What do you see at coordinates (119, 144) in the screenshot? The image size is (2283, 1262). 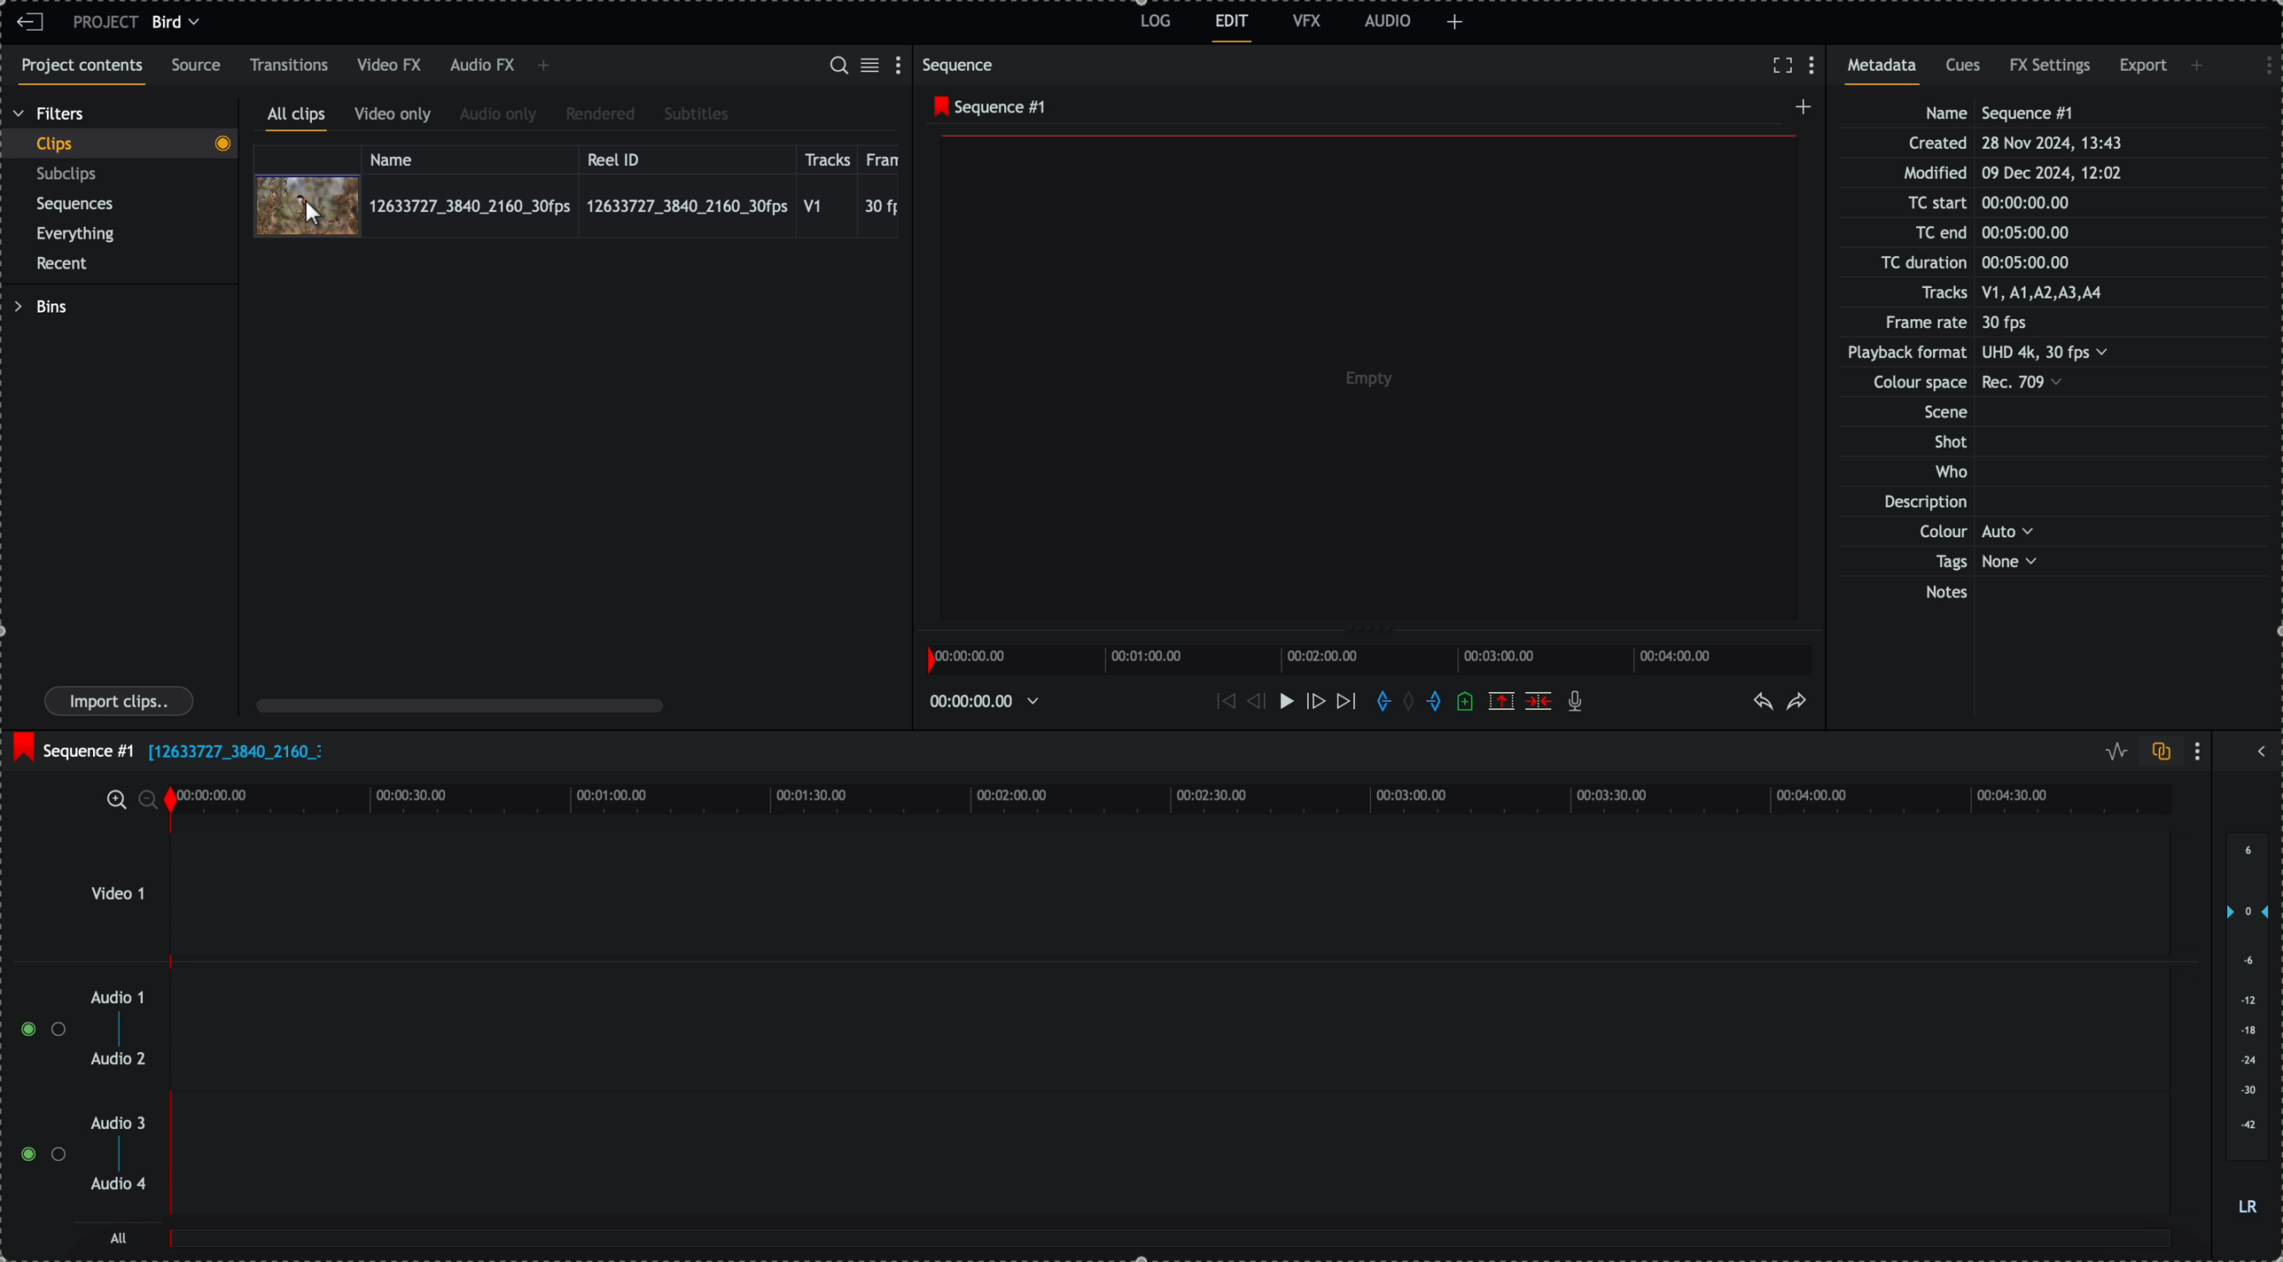 I see `clips` at bounding box center [119, 144].